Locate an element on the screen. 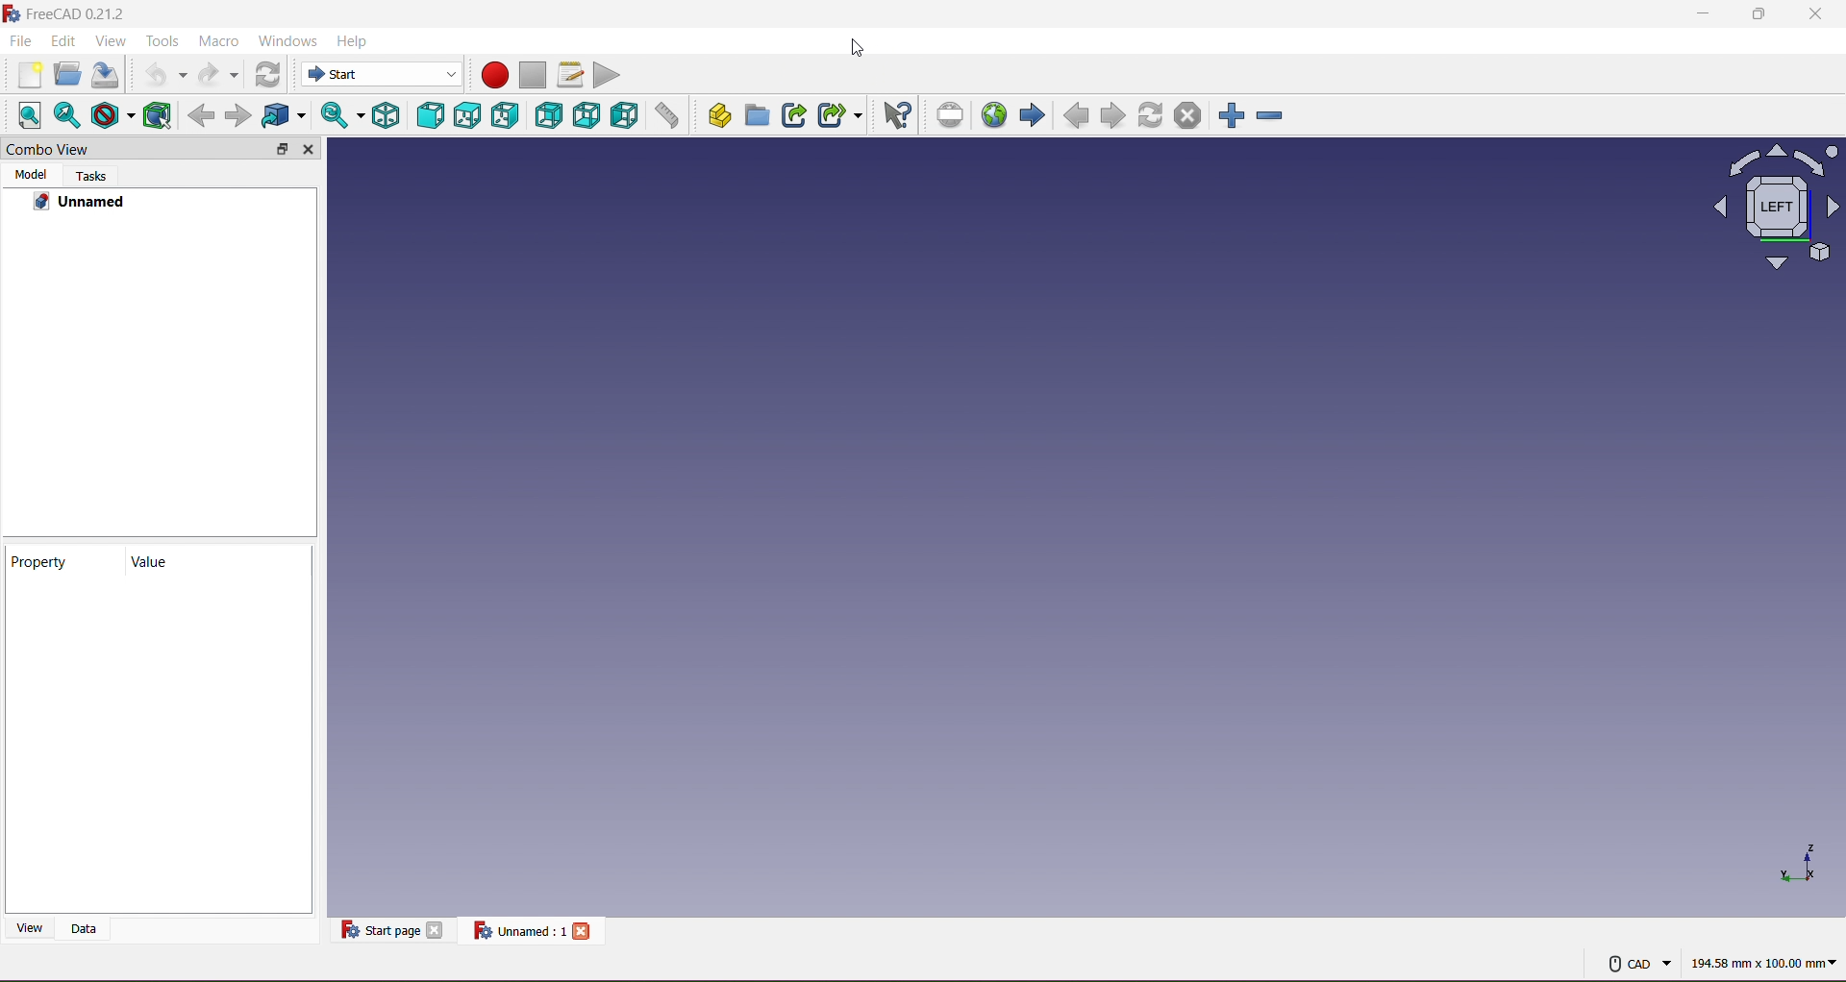  Backward Navigation is located at coordinates (1076, 116).